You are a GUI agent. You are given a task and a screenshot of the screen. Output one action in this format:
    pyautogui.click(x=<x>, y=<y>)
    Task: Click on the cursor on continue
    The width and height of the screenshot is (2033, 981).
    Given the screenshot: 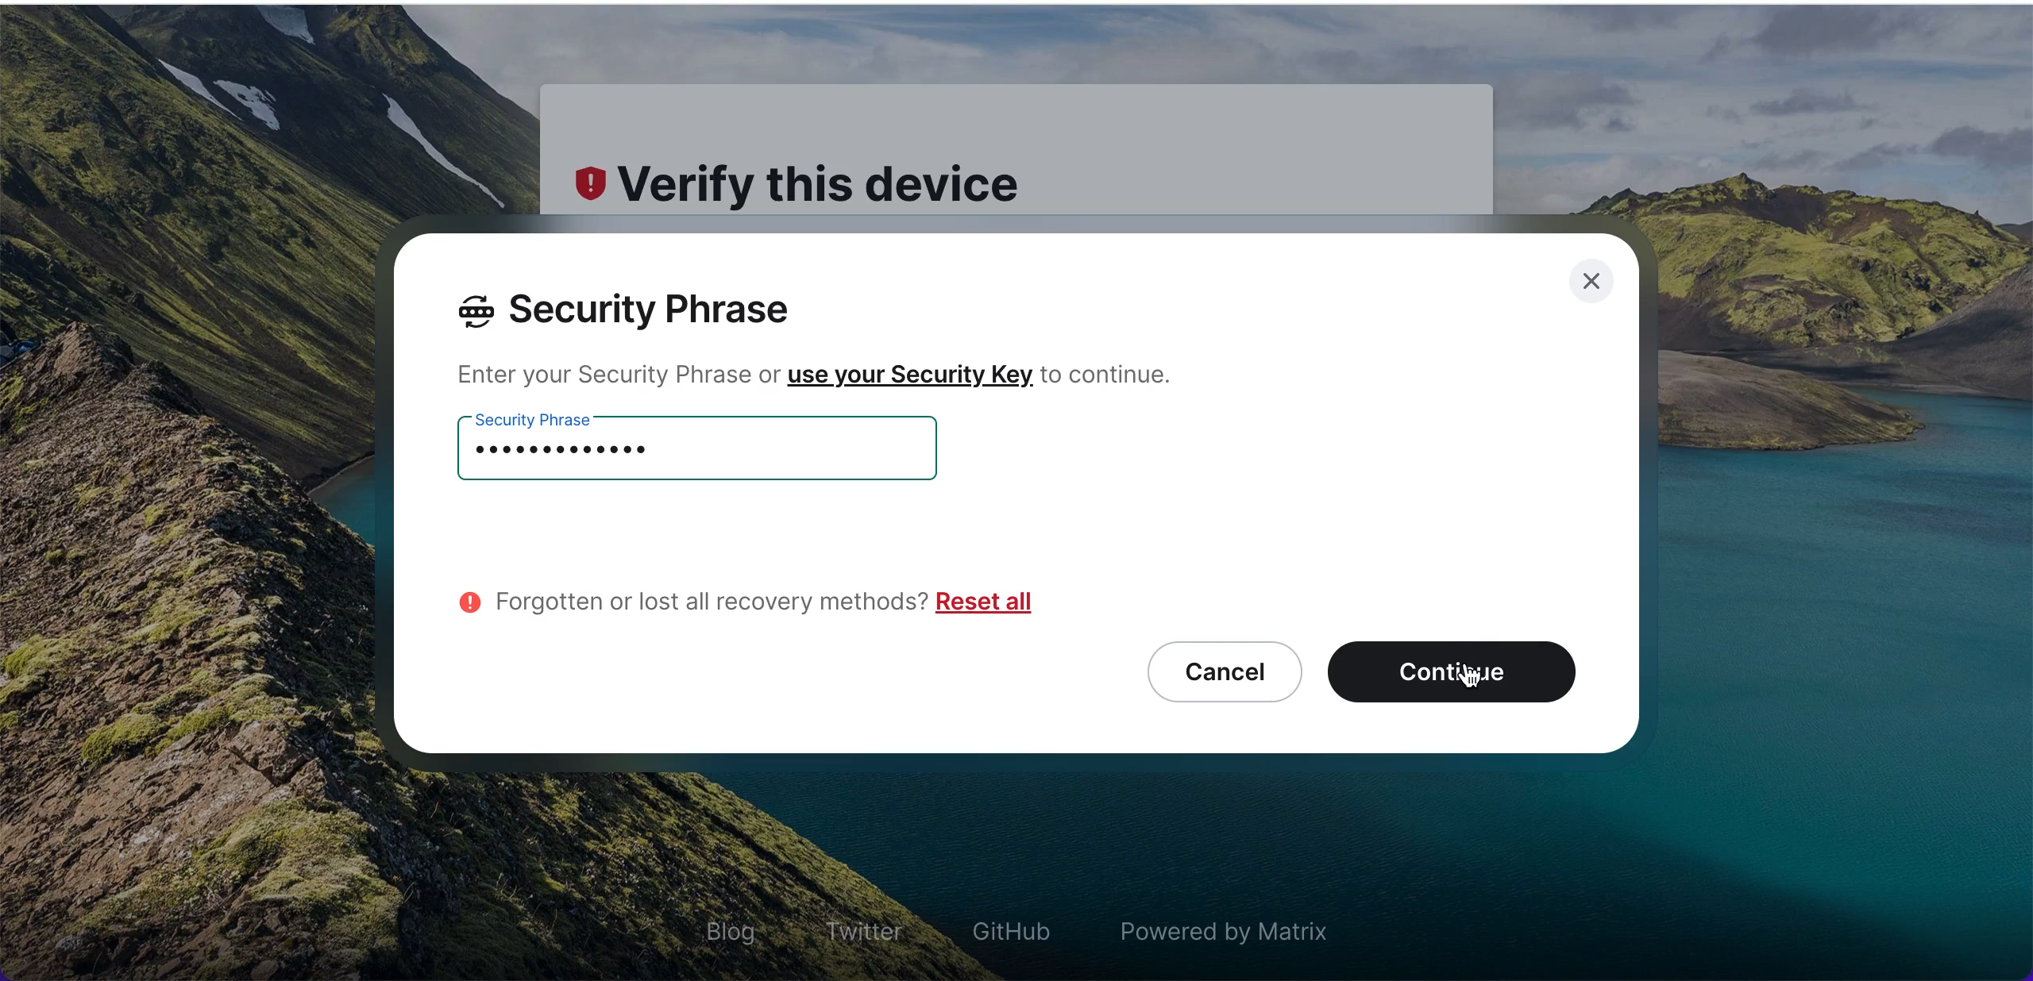 What is the action you would take?
    pyautogui.click(x=1476, y=683)
    